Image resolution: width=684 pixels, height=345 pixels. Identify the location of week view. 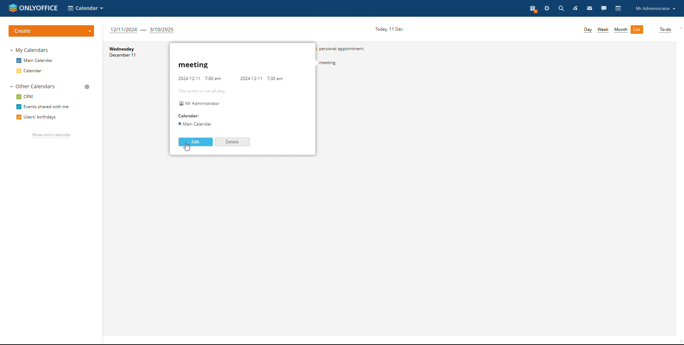
(603, 30).